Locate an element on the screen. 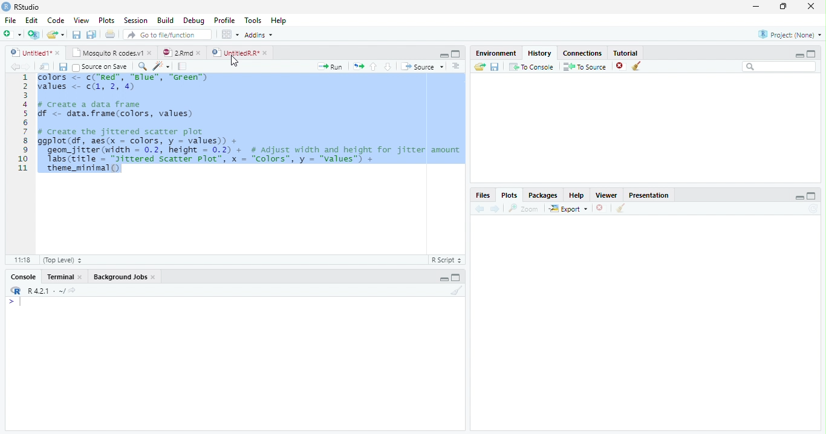 The width and height of the screenshot is (826, 434). Connections is located at coordinates (582, 53).